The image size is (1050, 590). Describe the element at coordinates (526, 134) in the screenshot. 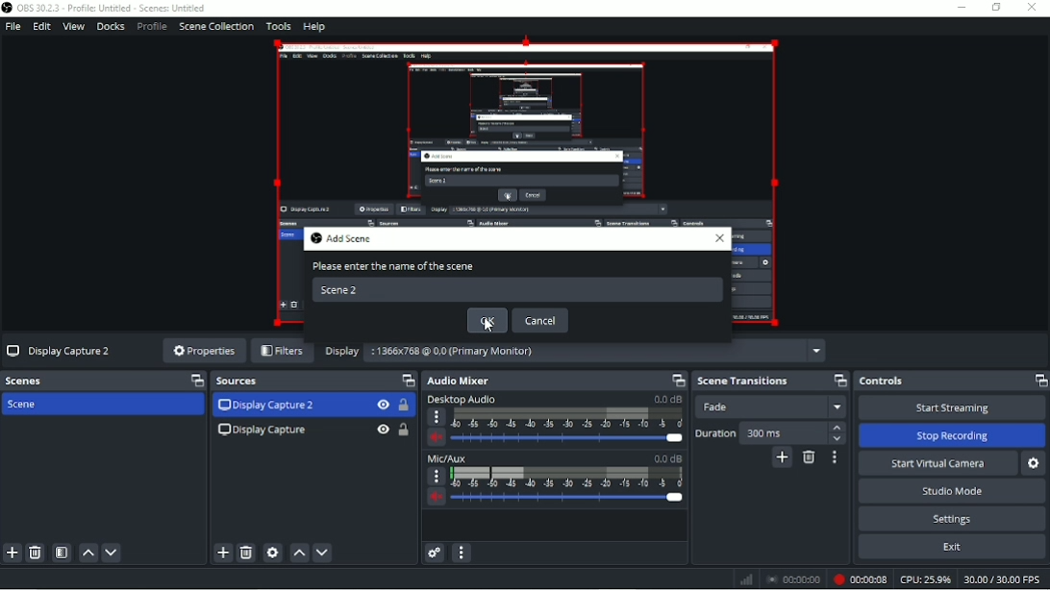

I see `Video` at that location.